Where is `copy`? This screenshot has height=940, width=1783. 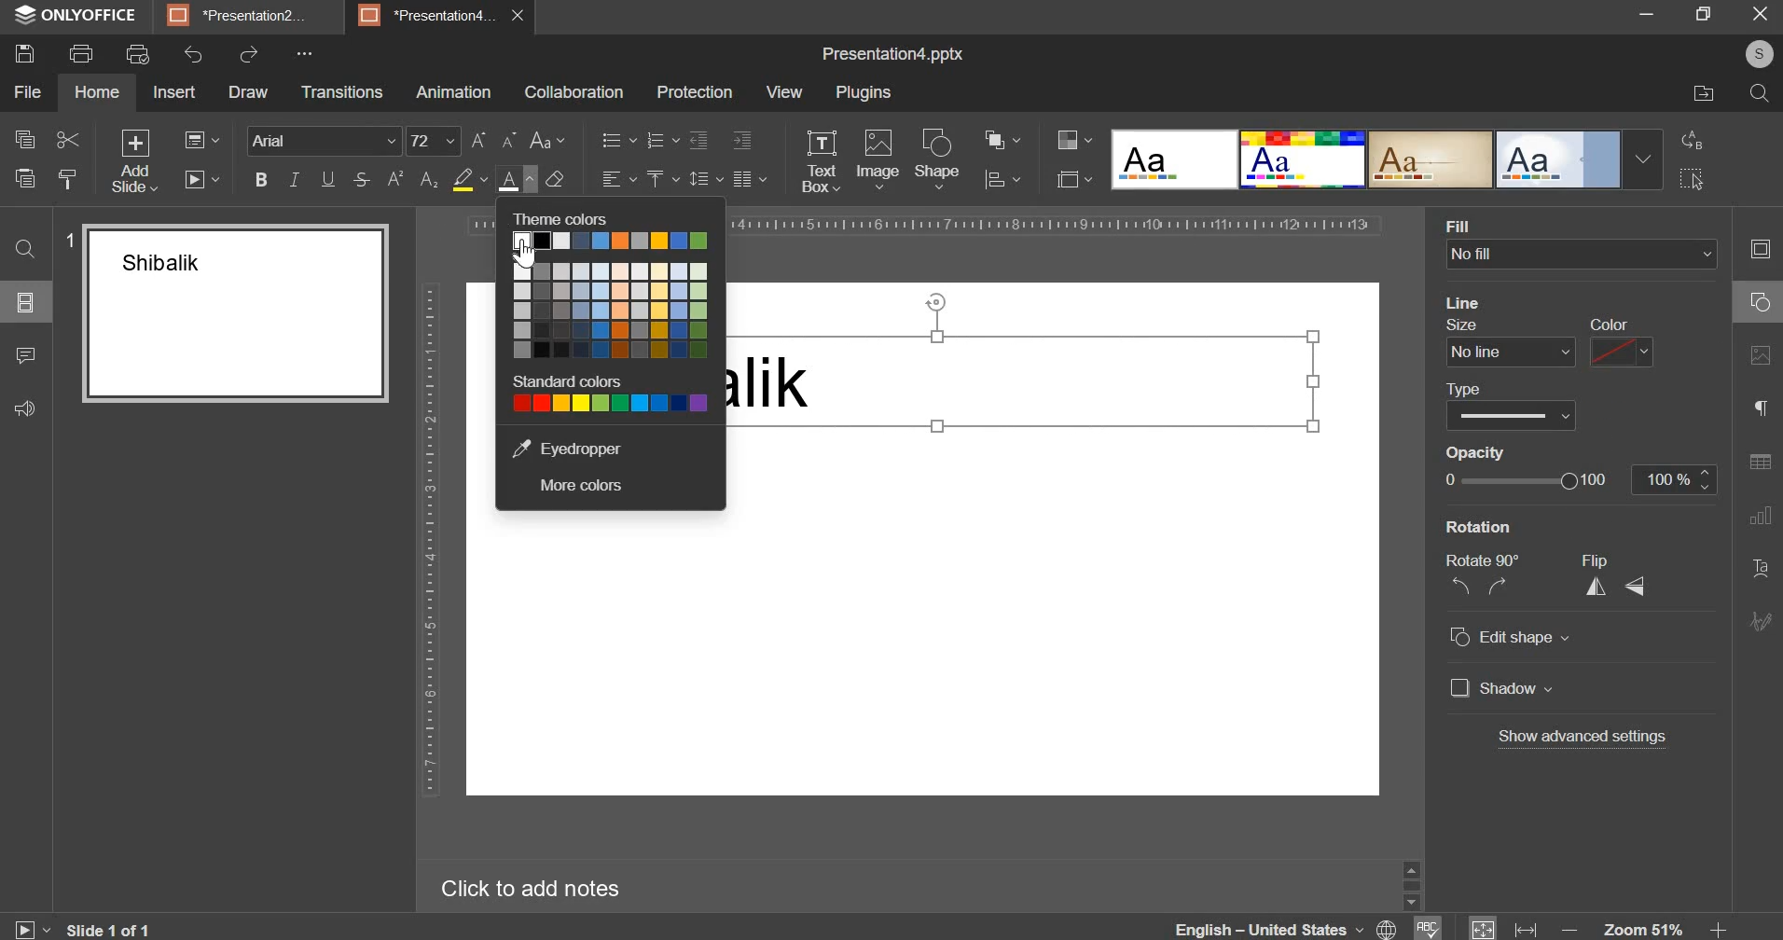 copy is located at coordinates (24, 143).